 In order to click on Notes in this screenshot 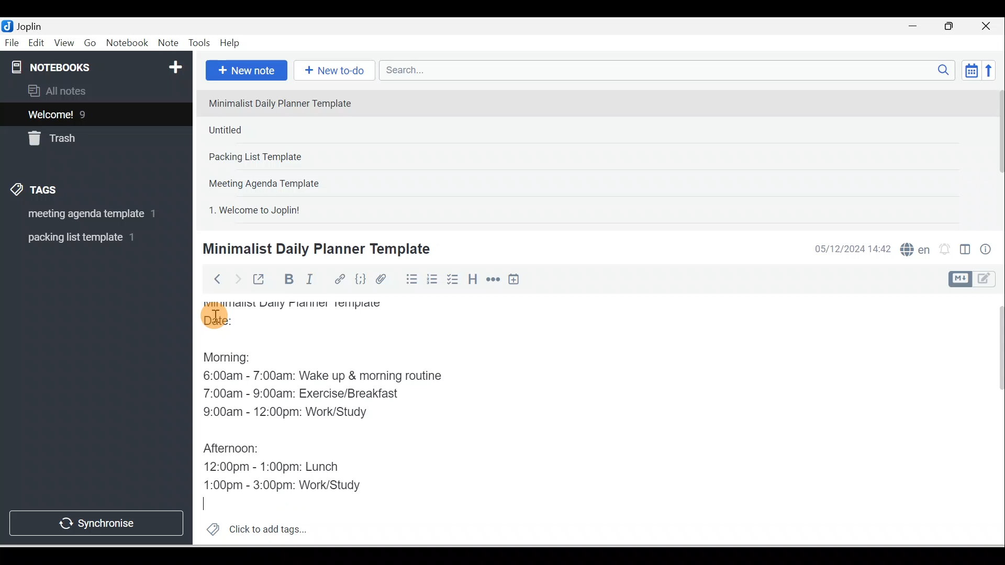, I will do `click(88, 112)`.